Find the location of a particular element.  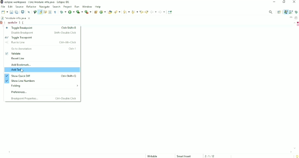

Skip All Breakpoints is located at coordinates (28, 12).